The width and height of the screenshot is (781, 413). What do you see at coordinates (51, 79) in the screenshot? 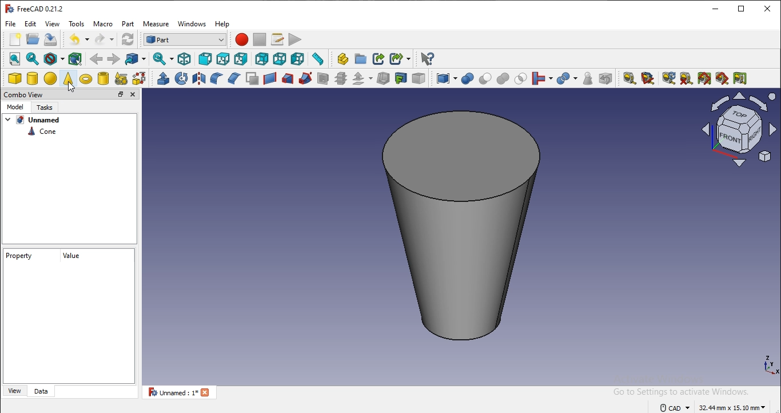
I see `sphere` at bounding box center [51, 79].